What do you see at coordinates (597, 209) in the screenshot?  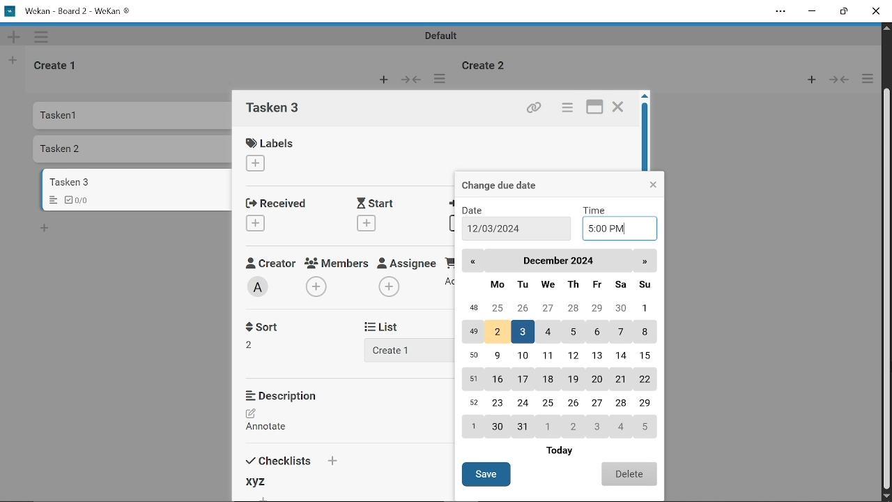 I see `TIme` at bounding box center [597, 209].